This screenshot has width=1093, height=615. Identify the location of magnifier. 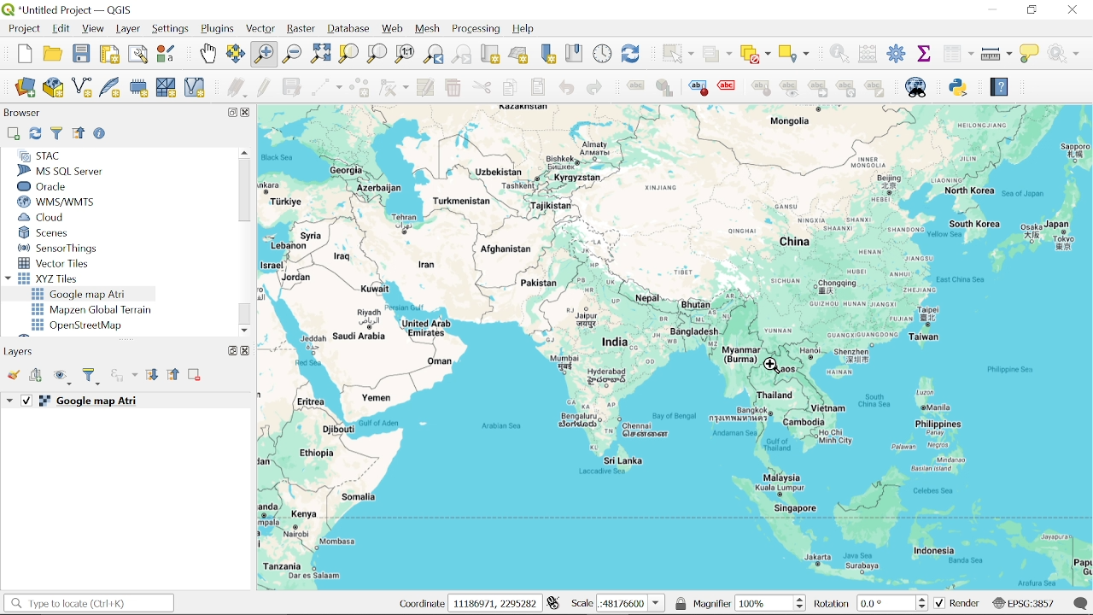
(712, 603).